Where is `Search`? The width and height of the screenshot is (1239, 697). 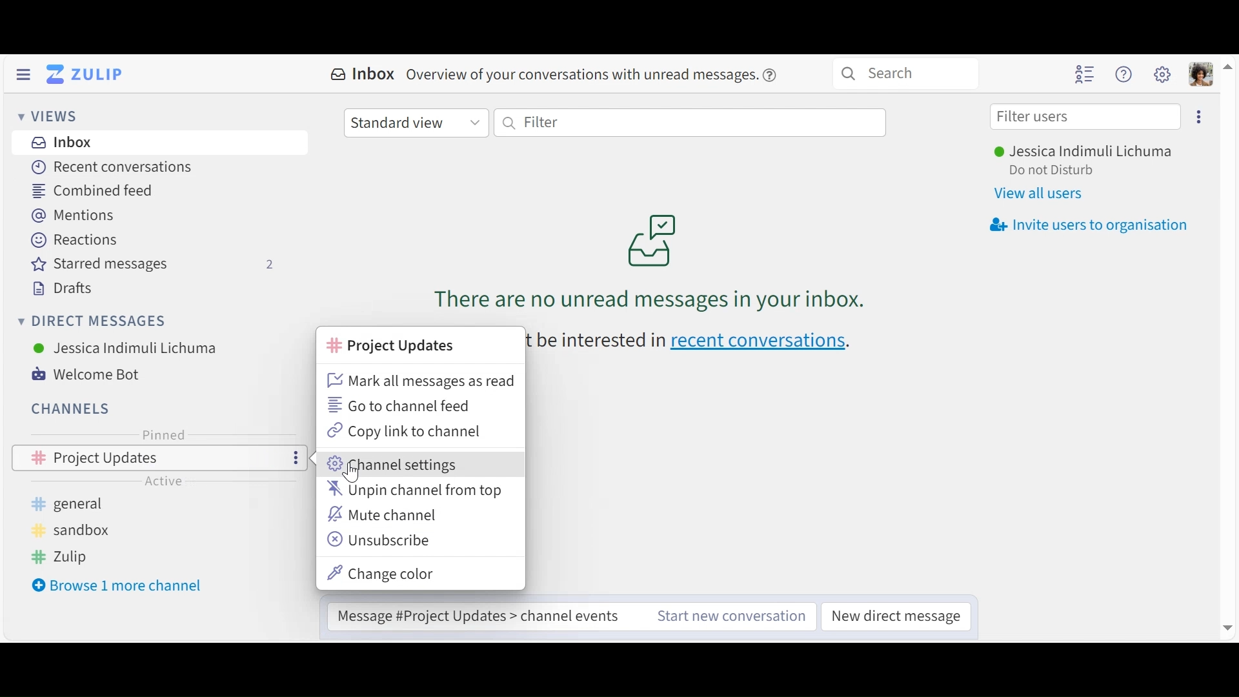 Search is located at coordinates (905, 72).